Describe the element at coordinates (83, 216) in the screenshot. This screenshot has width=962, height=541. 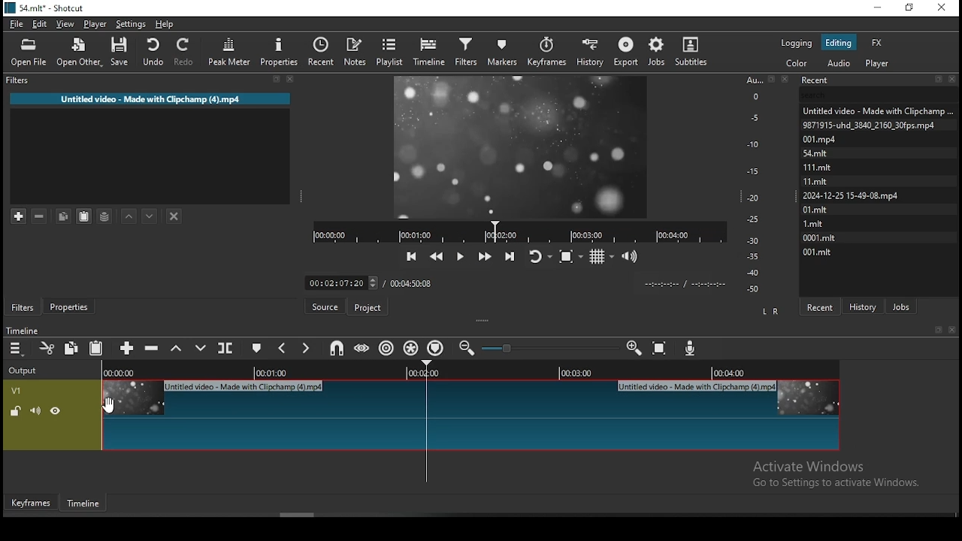
I see `paste` at that location.